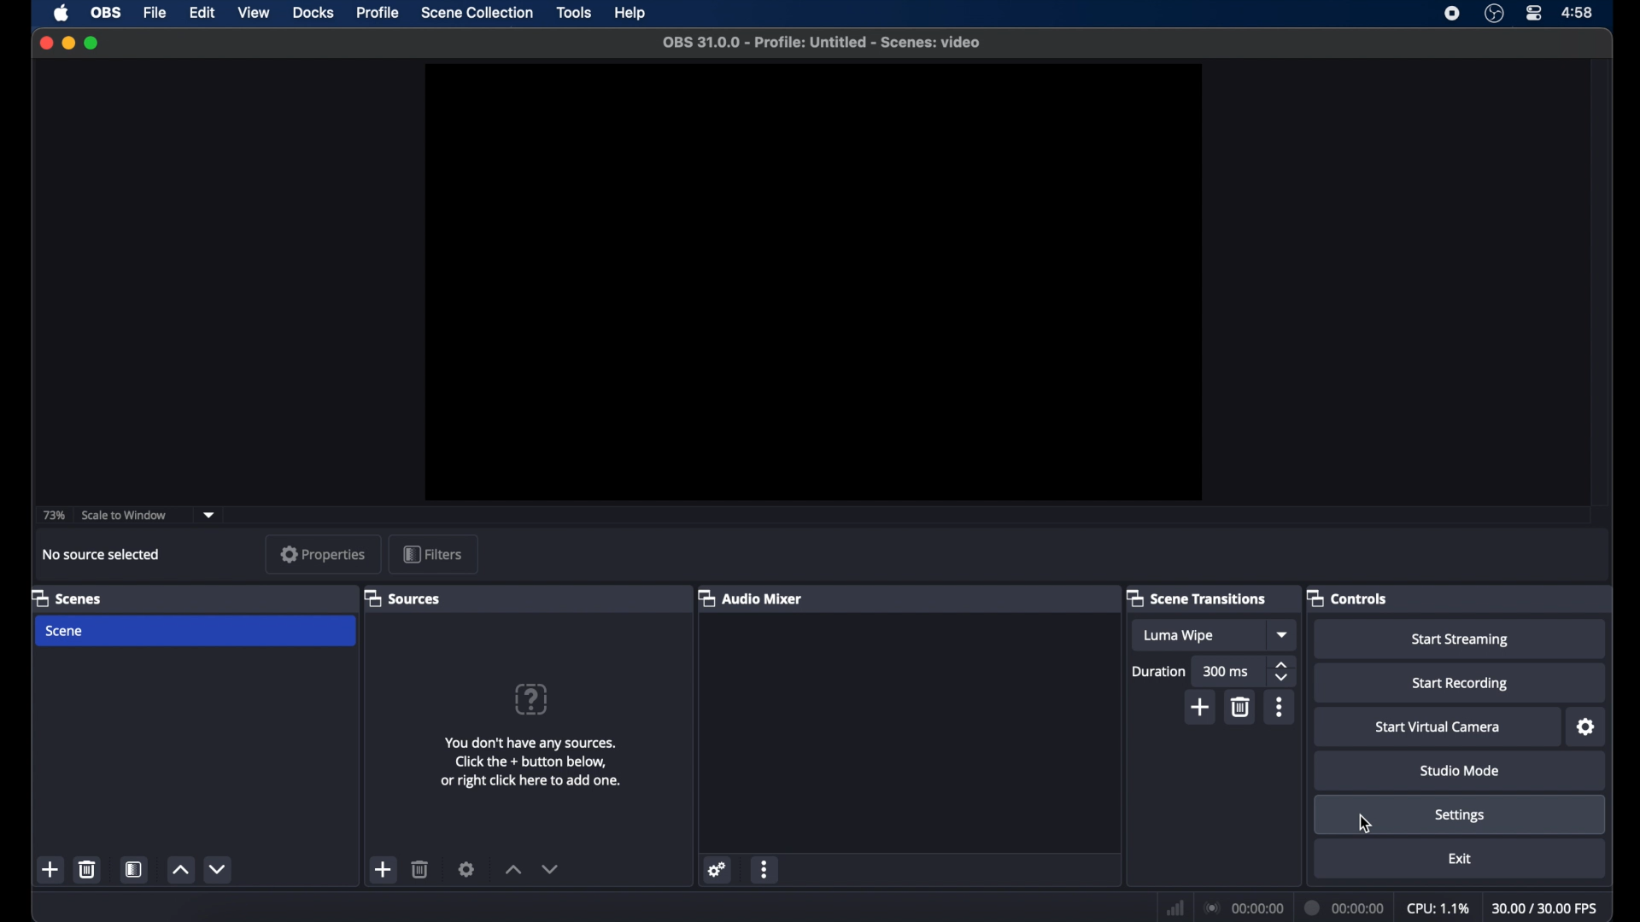 The image size is (1640, 922). Describe the element at coordinates (434, 554) in the screenshot. I see `filters` at that location.